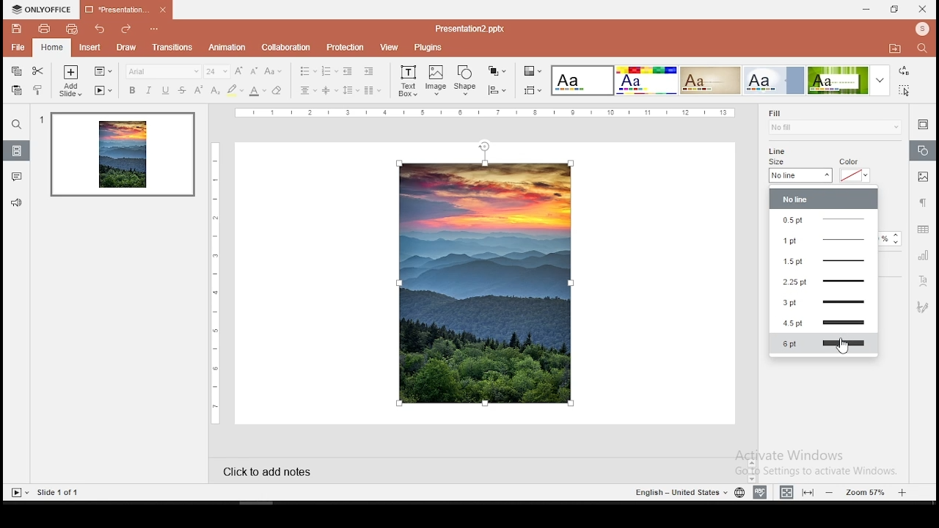 The width and height of the screenshot is (939, 528). I want to click on 1pt, so click(824, 239).